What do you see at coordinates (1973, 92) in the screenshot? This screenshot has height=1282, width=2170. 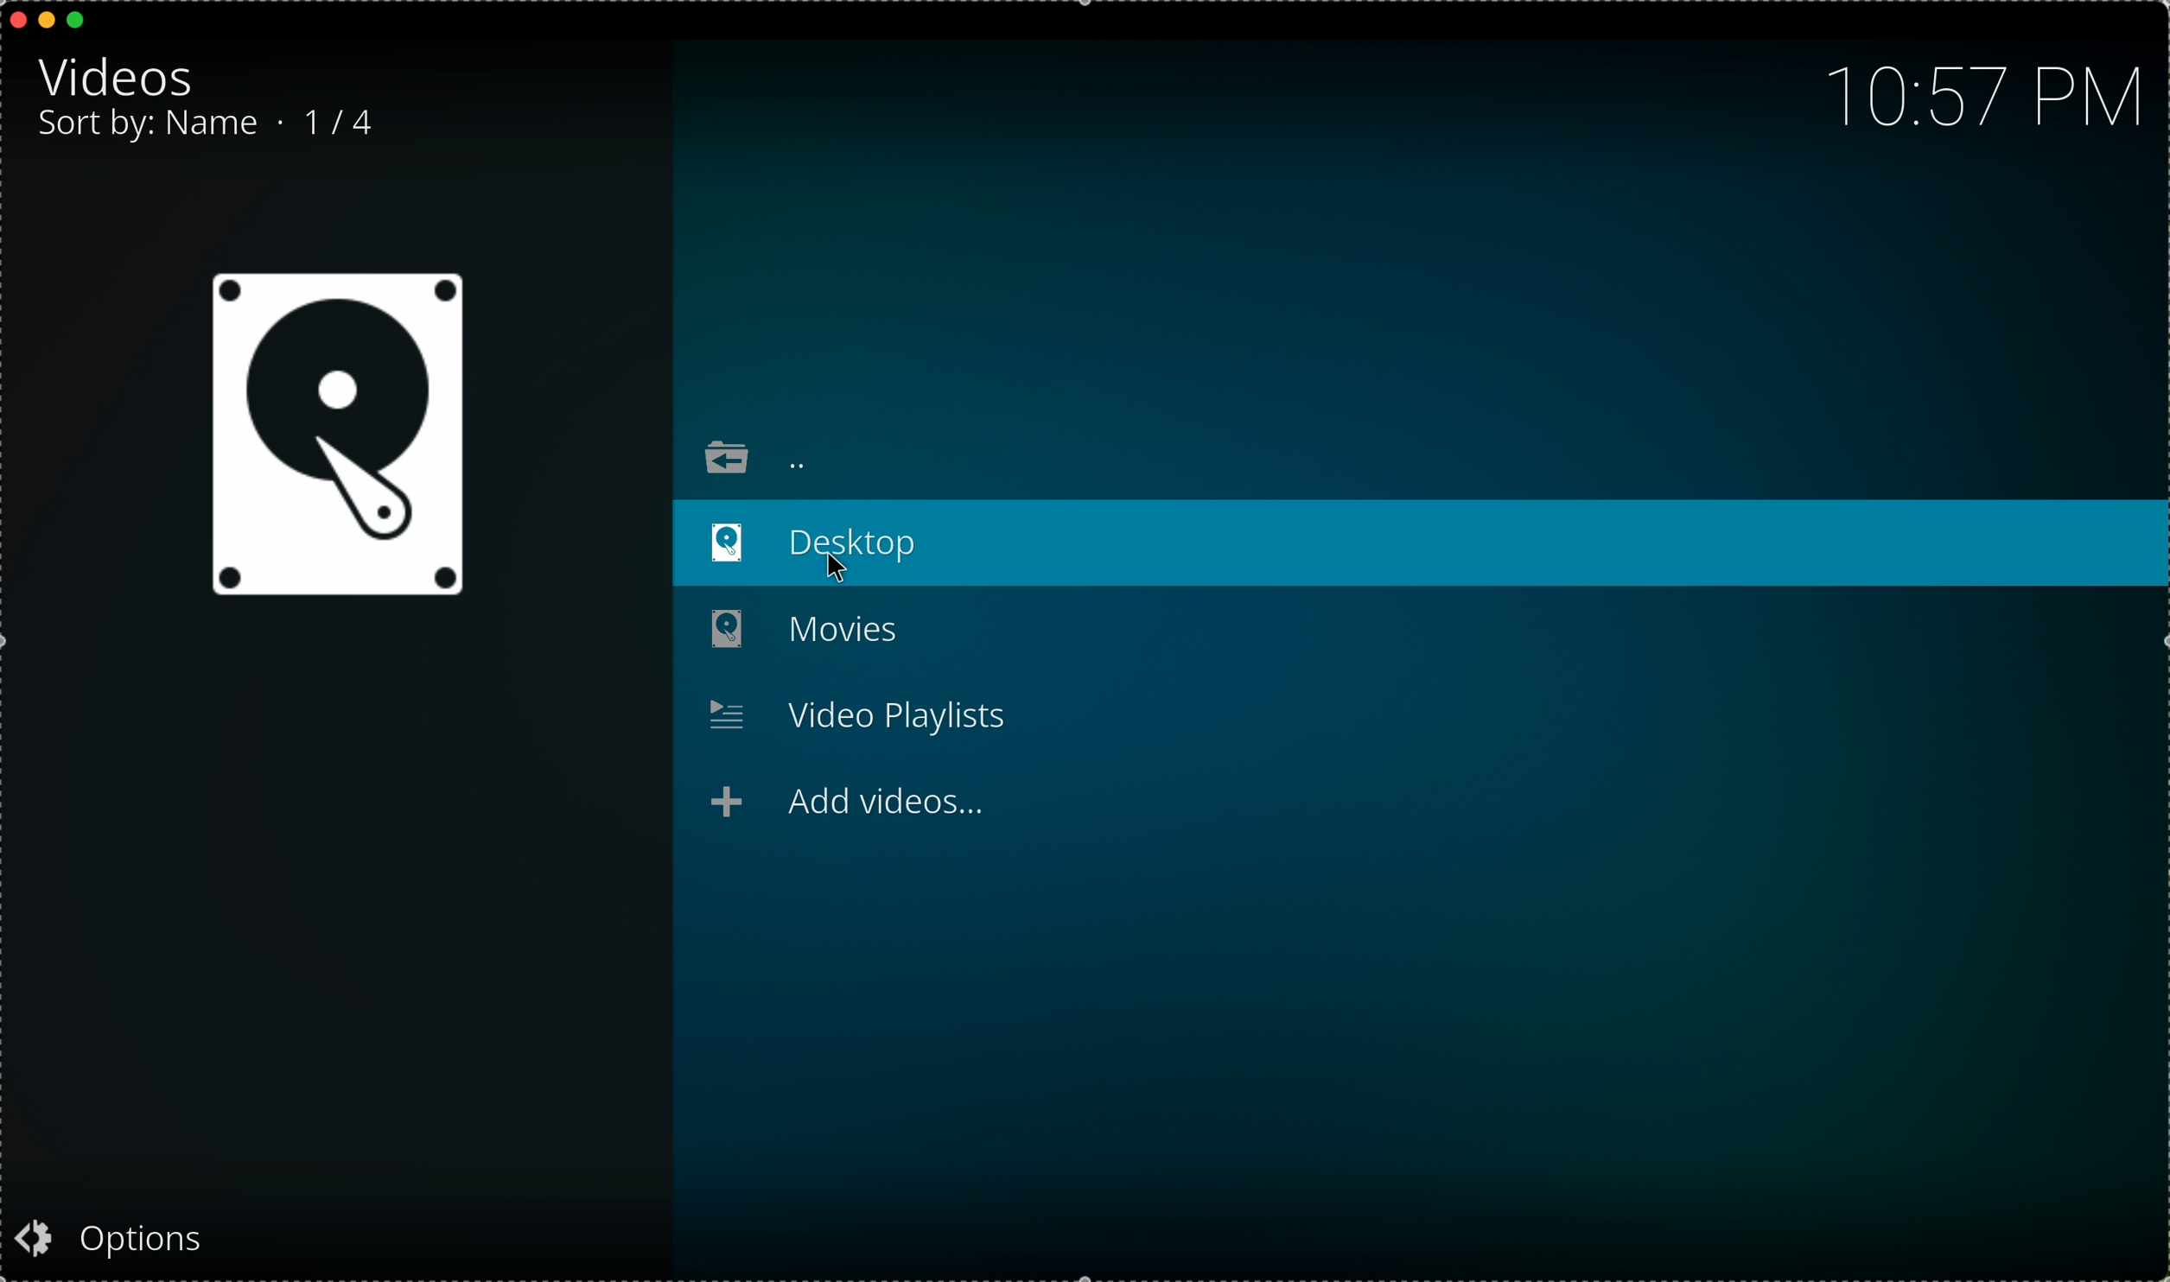 I see `10:57 PM` at bounding box center [1973, 92].